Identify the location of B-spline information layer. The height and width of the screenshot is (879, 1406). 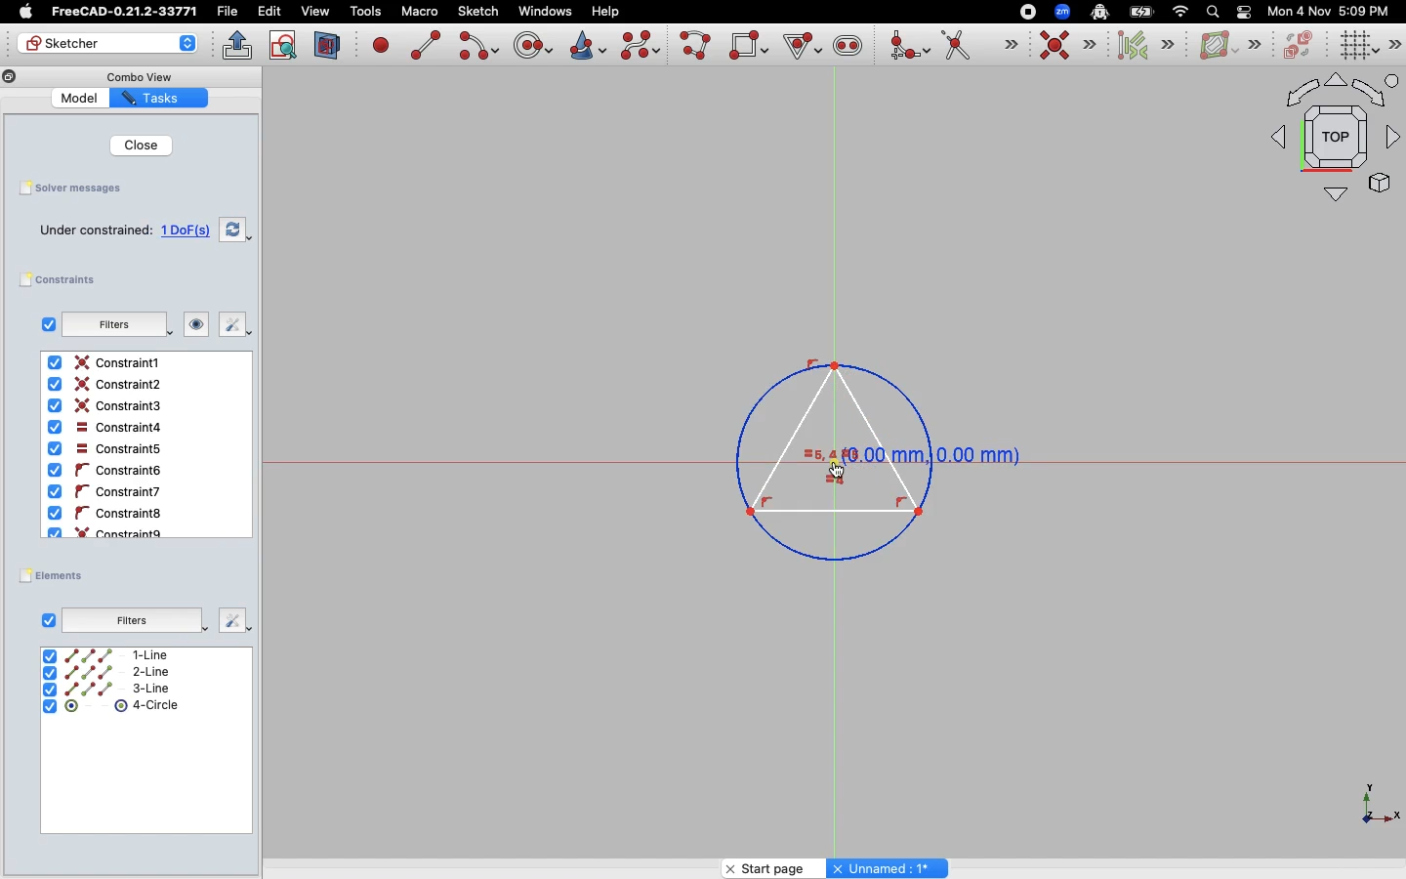
(1228, 46).